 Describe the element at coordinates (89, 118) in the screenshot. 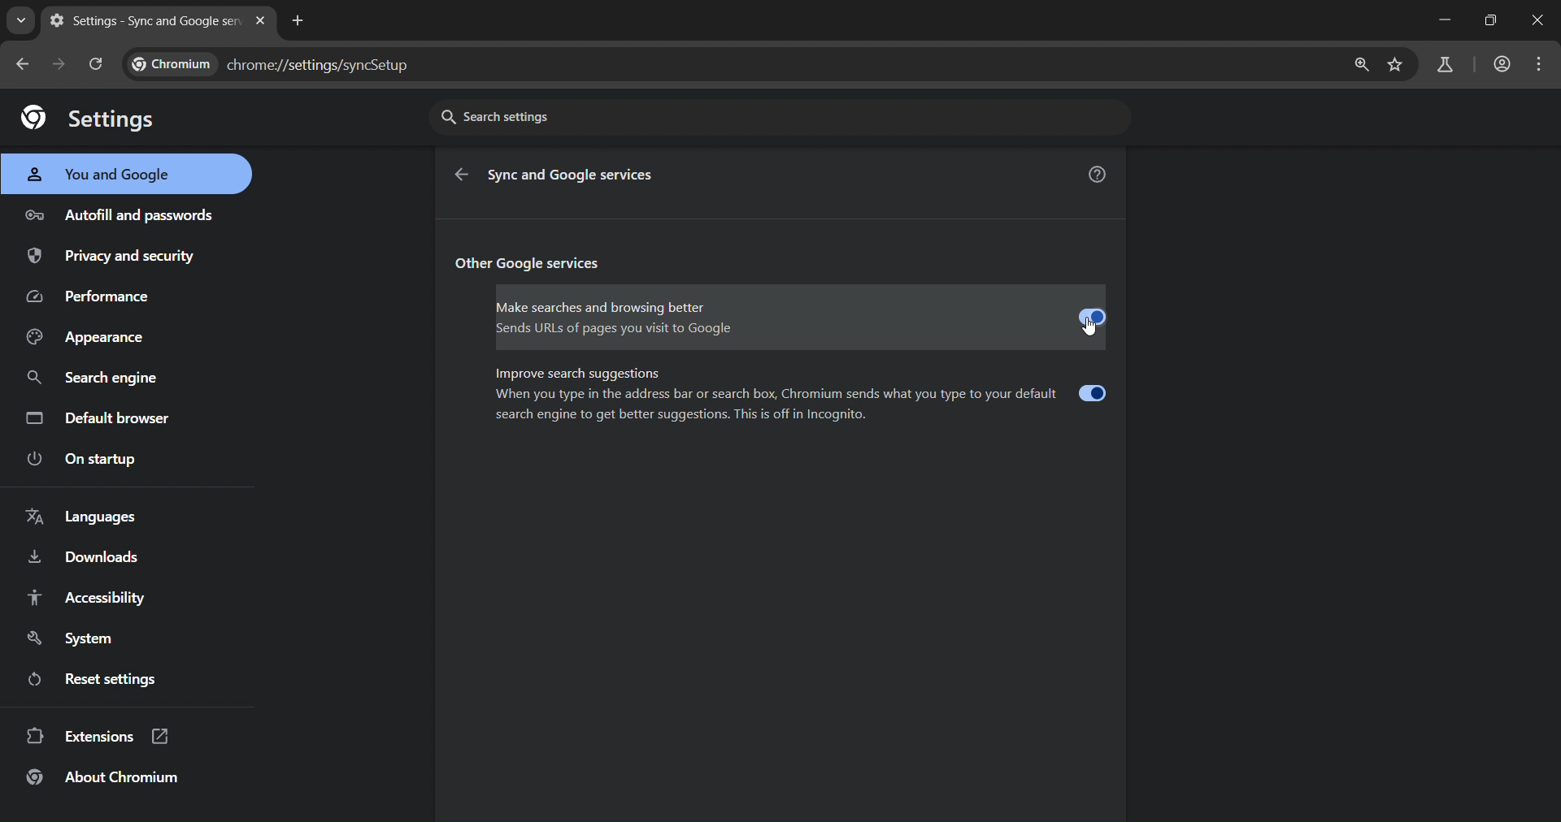

I see `settings` at that location.